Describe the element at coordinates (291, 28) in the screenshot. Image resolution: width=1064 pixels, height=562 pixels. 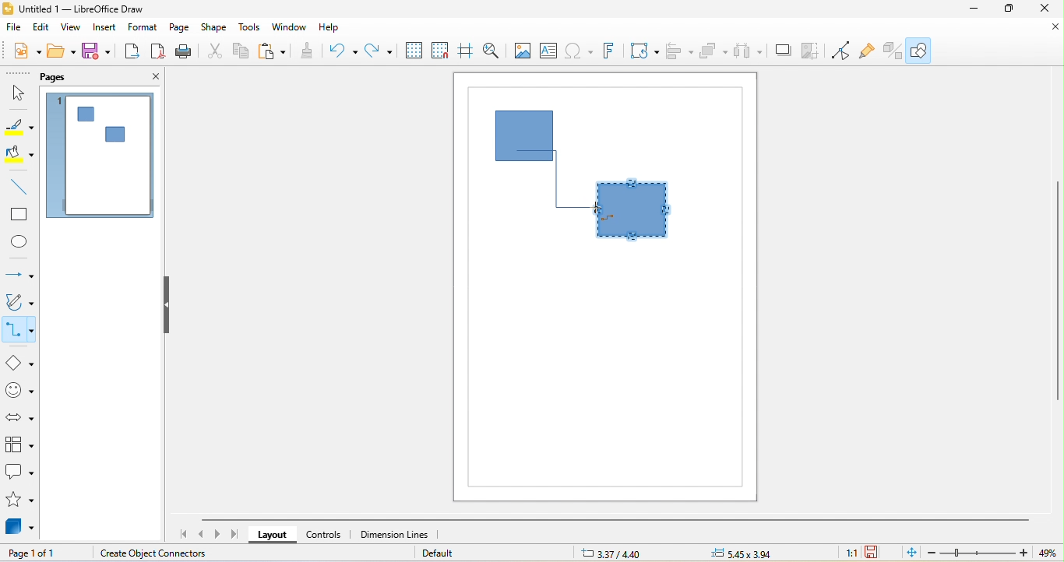
I see `window` at that location.